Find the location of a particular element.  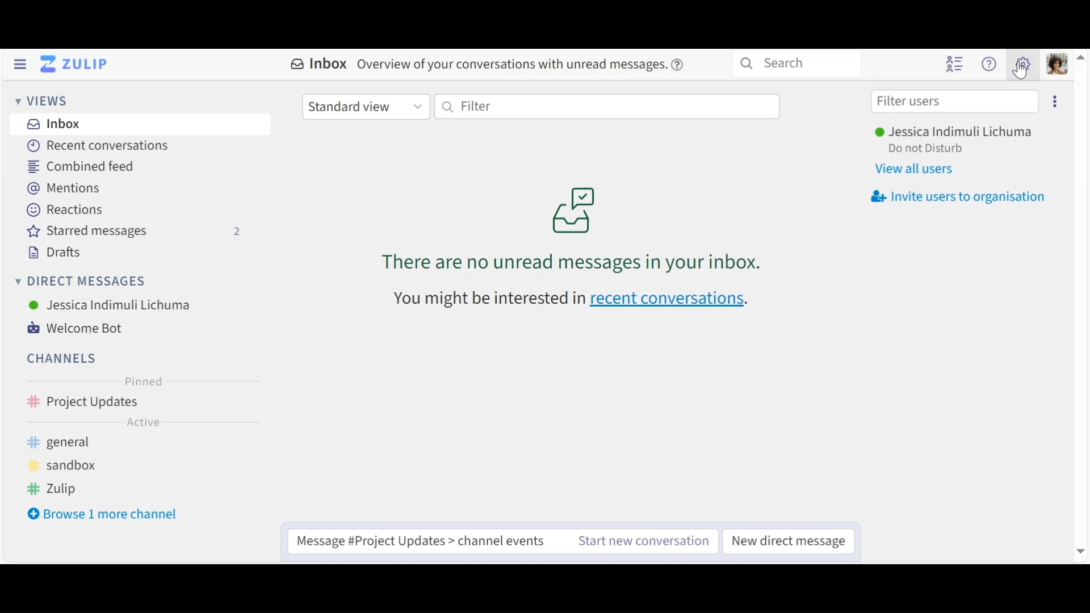

Search is located at coordinates (799, 64).